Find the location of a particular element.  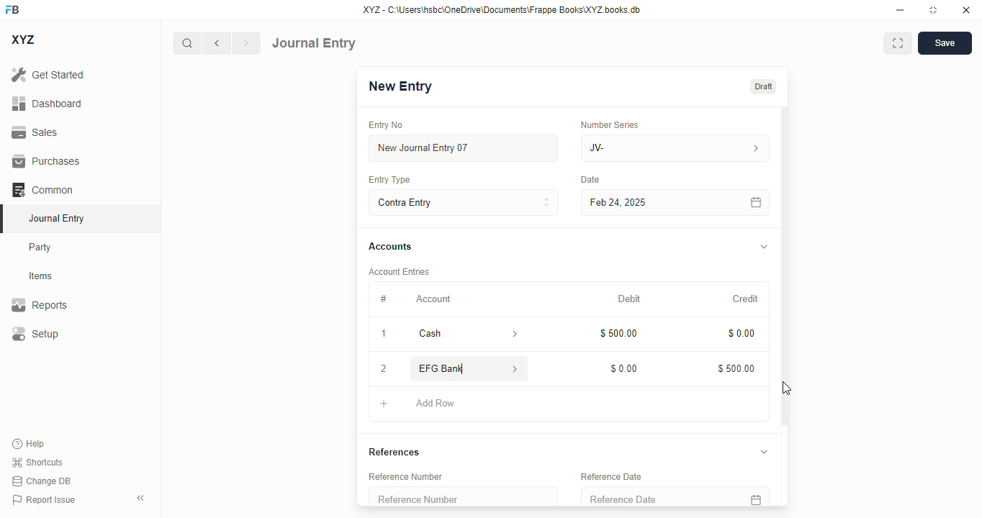

get started is located at coordinates (48, 75).